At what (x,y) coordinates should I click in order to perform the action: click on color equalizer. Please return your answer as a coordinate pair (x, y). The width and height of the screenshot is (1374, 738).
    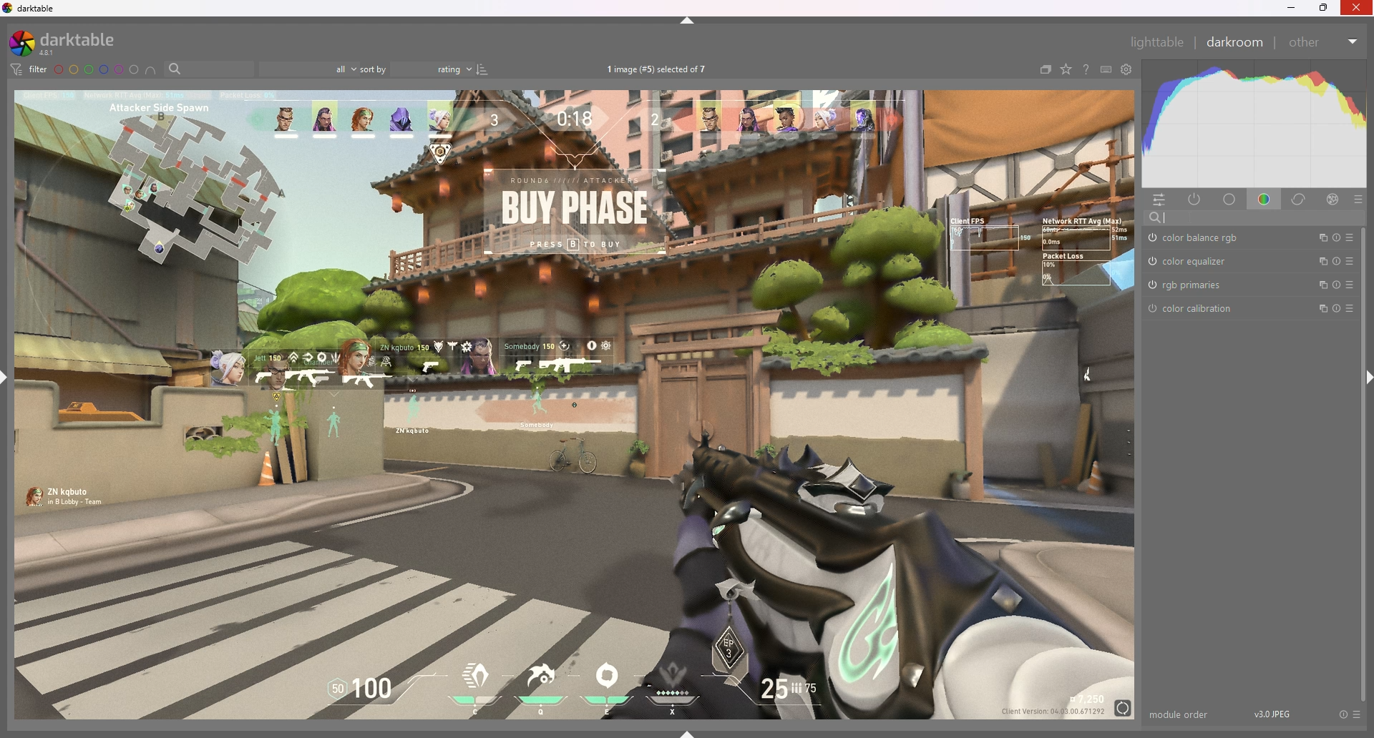
    Looking at the image, I should click on (1191, 261).